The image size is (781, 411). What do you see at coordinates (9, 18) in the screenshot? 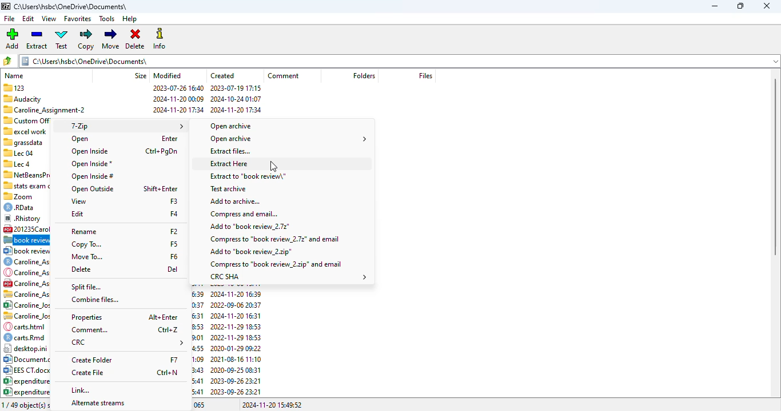
I see `file` at bounding box center [9, 18].